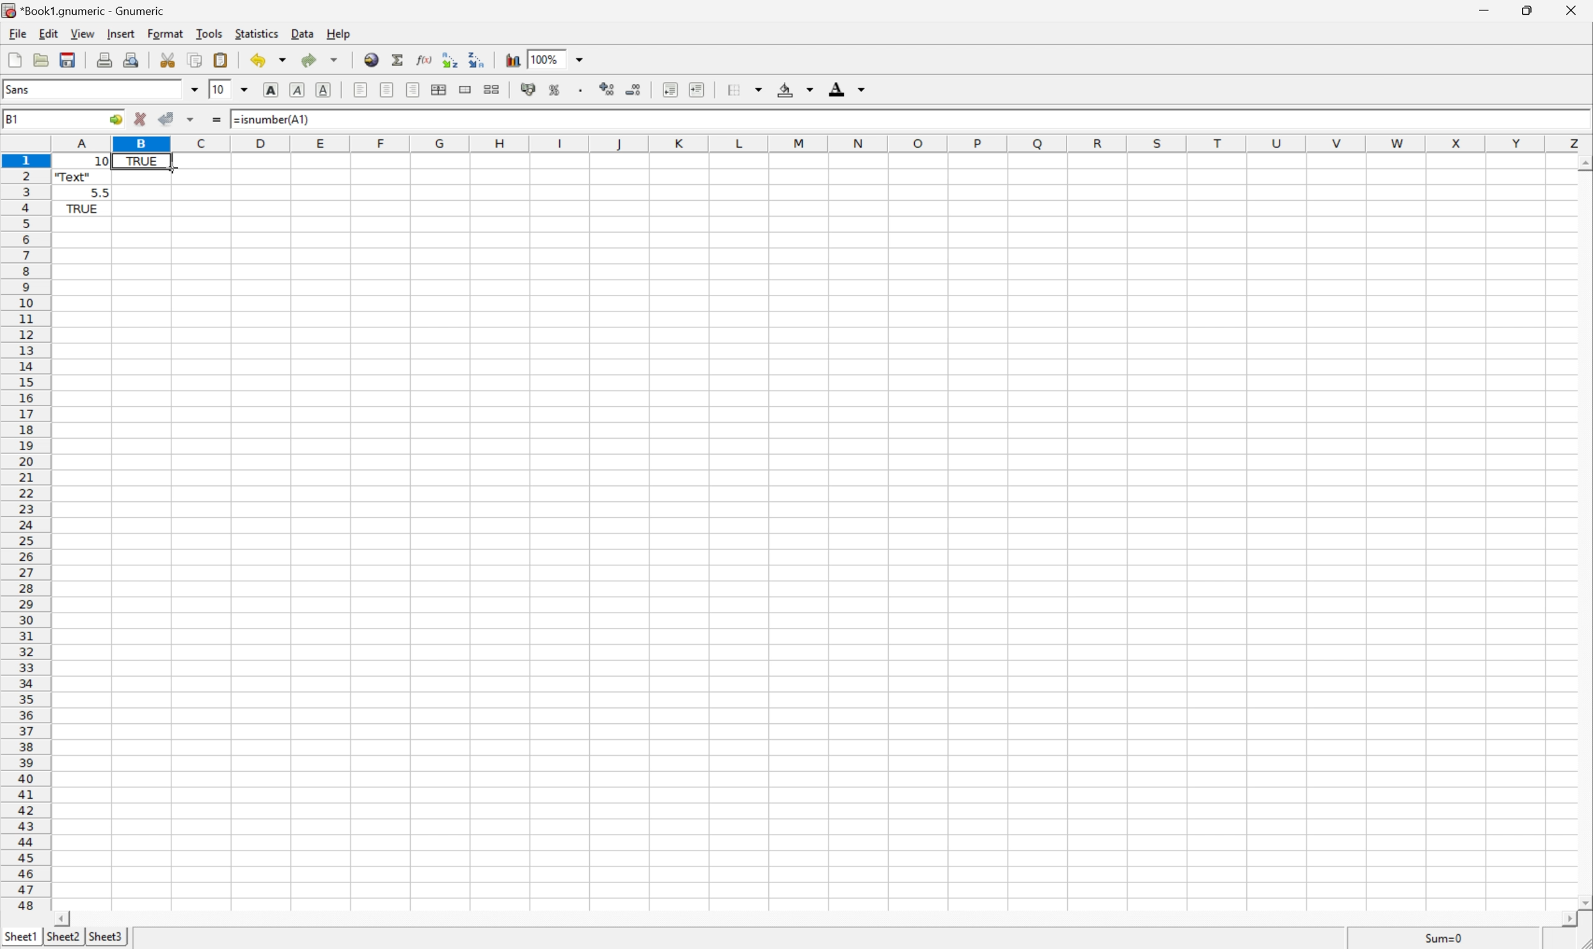  What do you see at coordinates (491, 89) in the screenshot?
I see `Split Ranges of merged cells` at bounding box center [491, 89].